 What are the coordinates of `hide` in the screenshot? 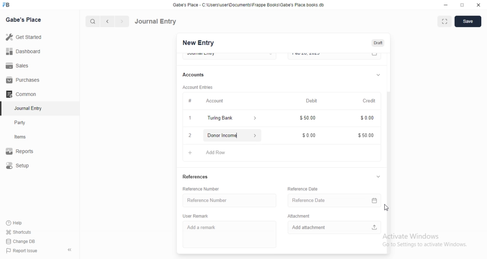 It's located at (68, 250).